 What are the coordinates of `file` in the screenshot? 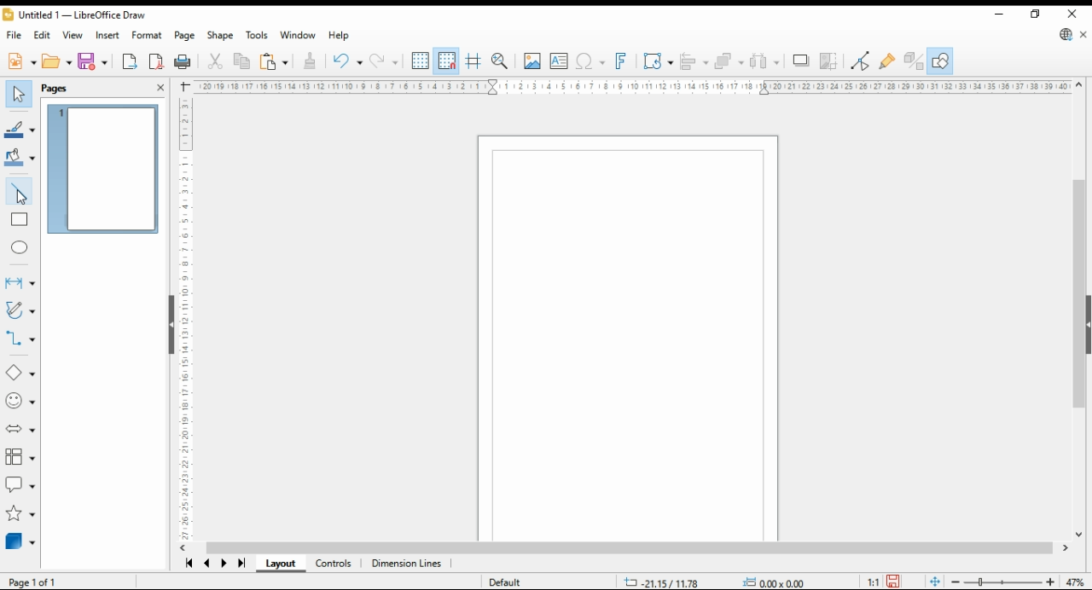 It's located at (15, 35).